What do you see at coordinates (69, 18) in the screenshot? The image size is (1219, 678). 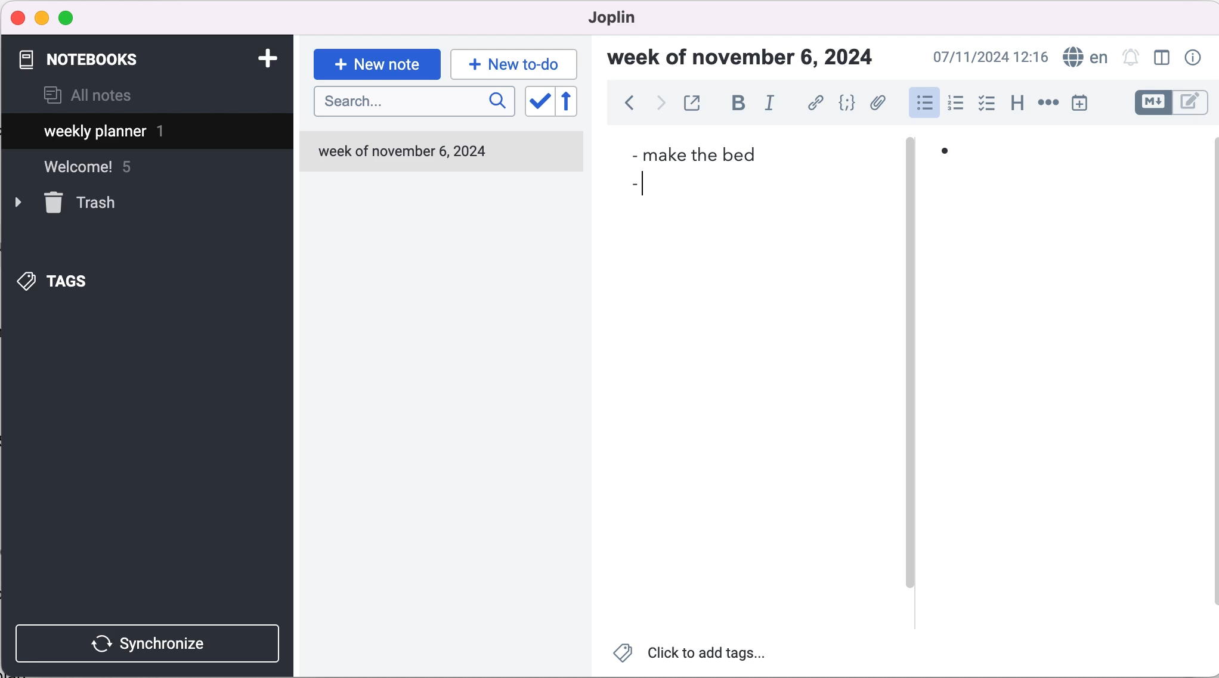 I see `maximize` at bounding box center [69, 18].